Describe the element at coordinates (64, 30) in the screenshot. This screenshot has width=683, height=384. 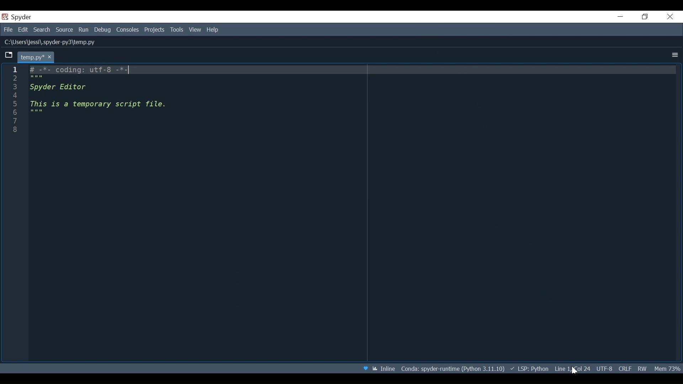
I see `Source` at that location.